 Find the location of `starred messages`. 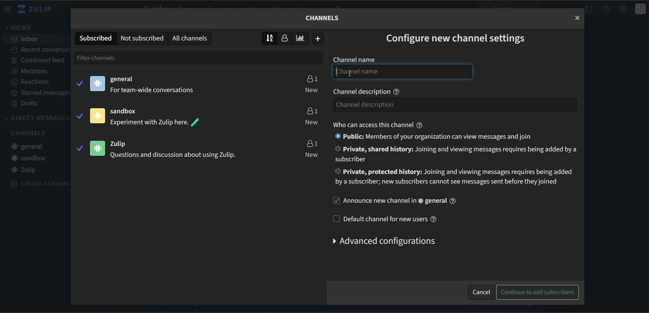

starred messages is located at coordinates (39, 93).